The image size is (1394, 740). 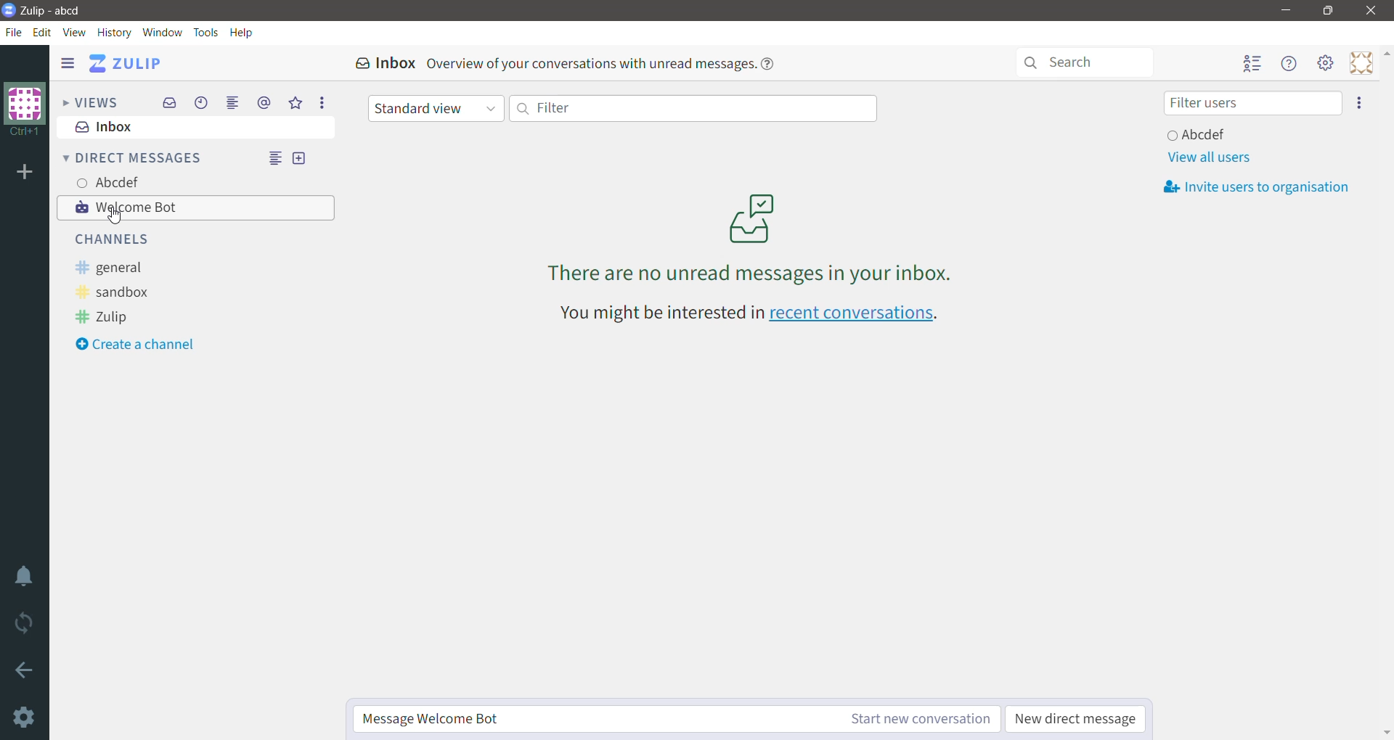 I want to click on Inbox, so click(x=195, y=128).